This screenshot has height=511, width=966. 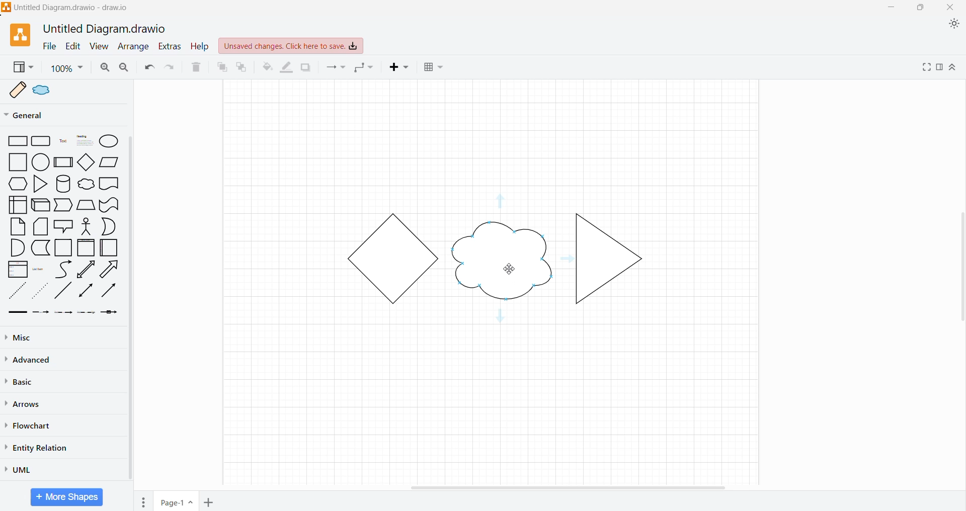 I want to click on Zoom Out, so click(x=125, y=67).